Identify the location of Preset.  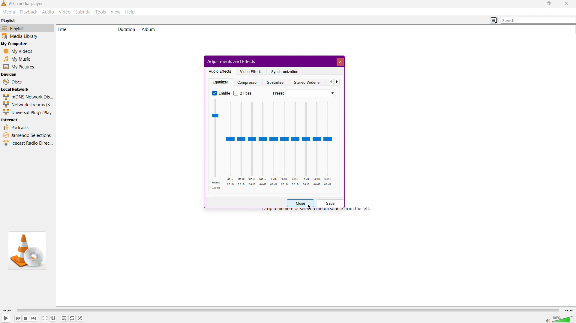
(310, 93).